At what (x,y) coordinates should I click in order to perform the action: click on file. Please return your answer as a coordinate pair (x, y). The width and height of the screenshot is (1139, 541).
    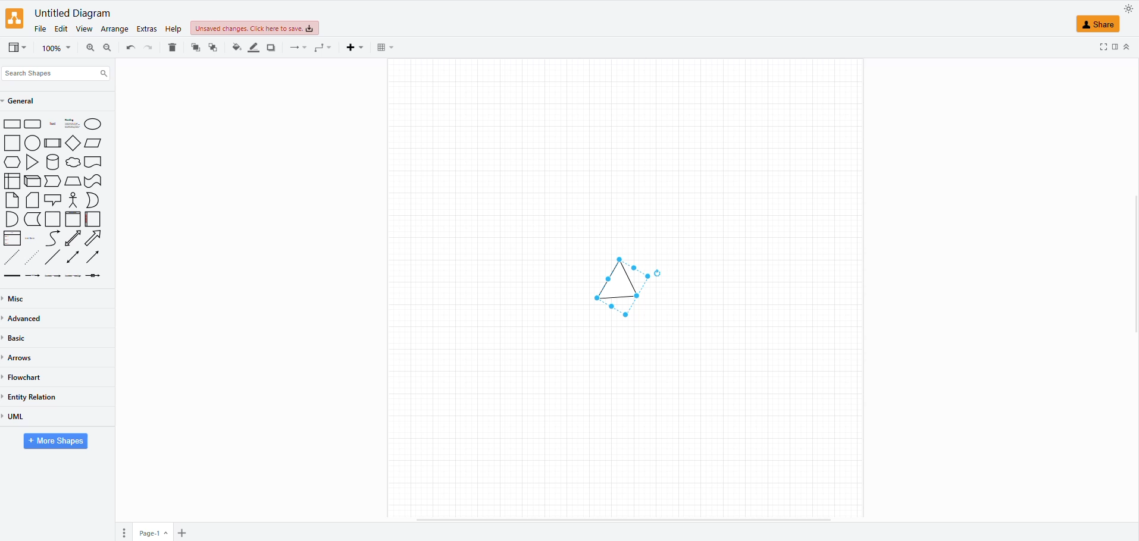
    Looking at the image, I should click on (39, 27).